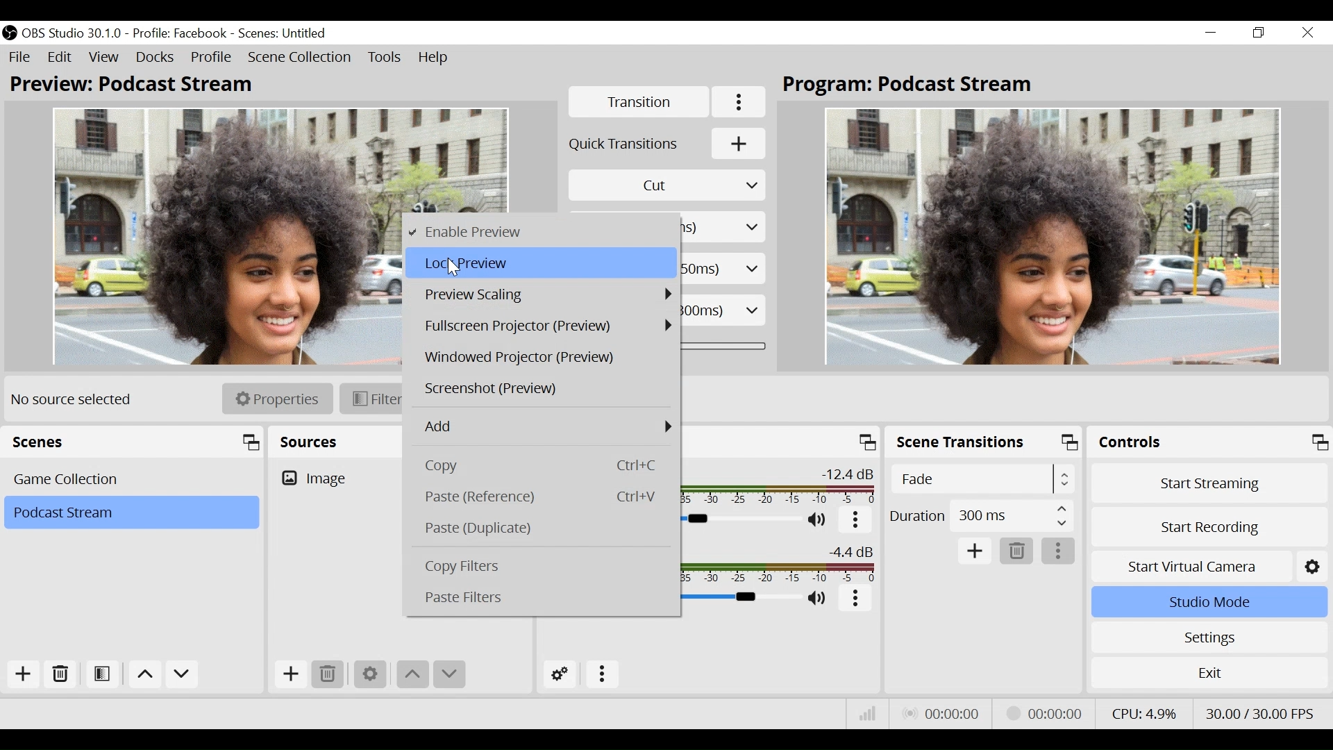 The width and height of the screenshot is (1333, 750). What do you see at coordinates (1053, 235) in the screenshot?
I see `Program Scene` at bounding box center [1053, 235].